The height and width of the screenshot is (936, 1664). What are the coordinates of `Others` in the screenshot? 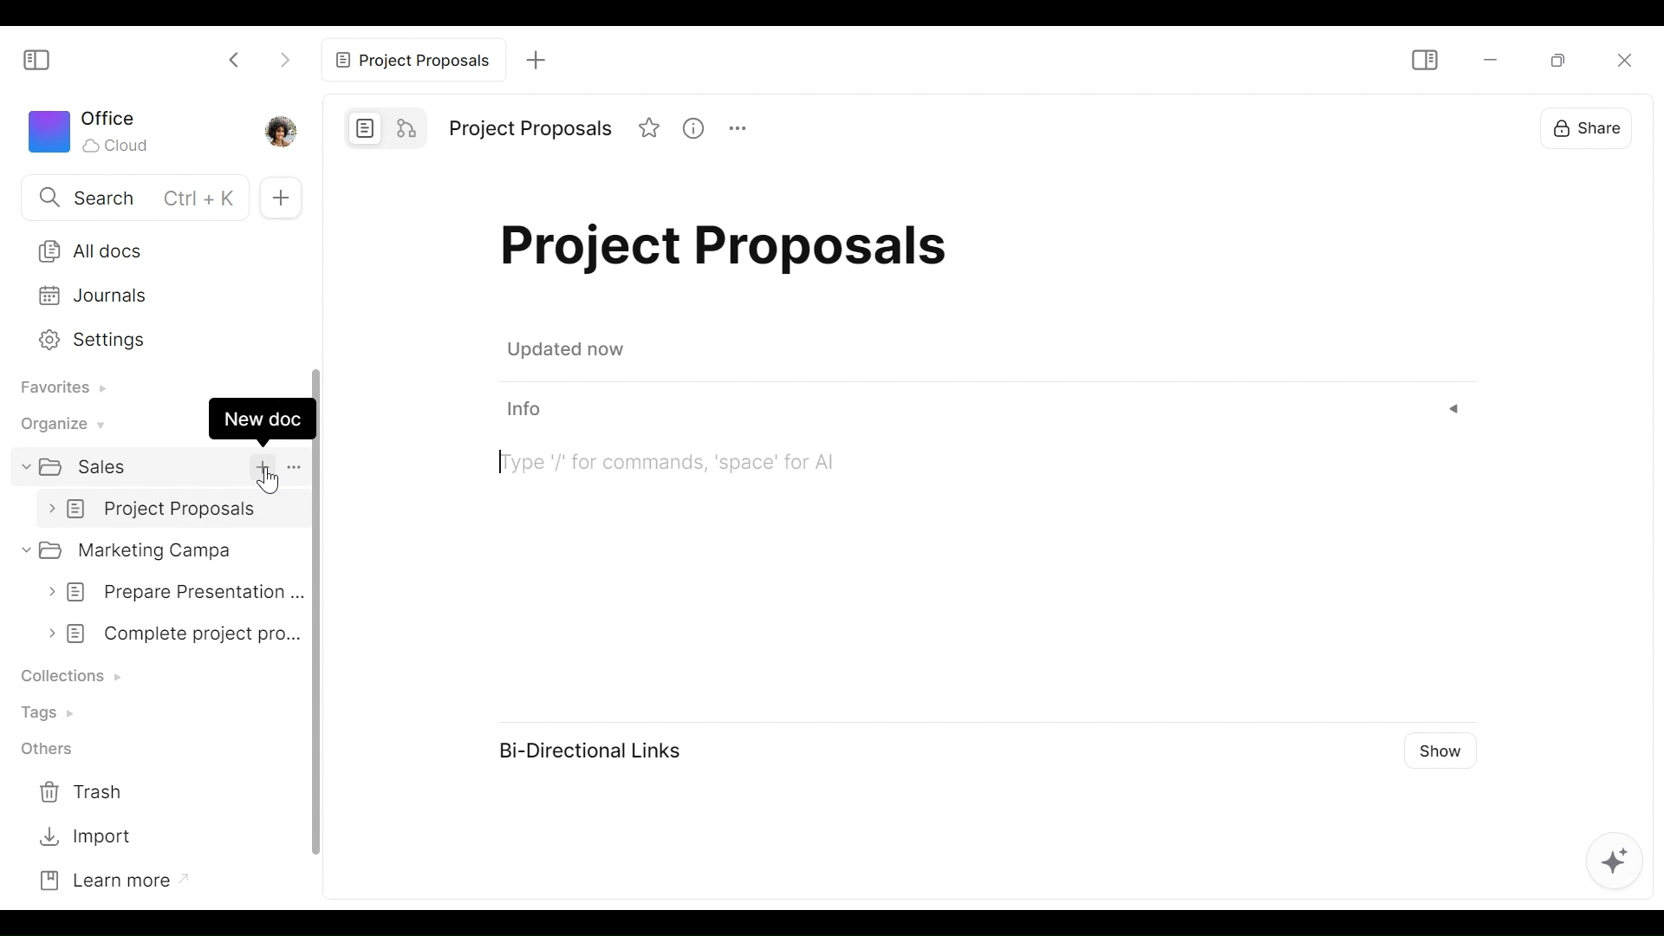 It's located at (53, 749).